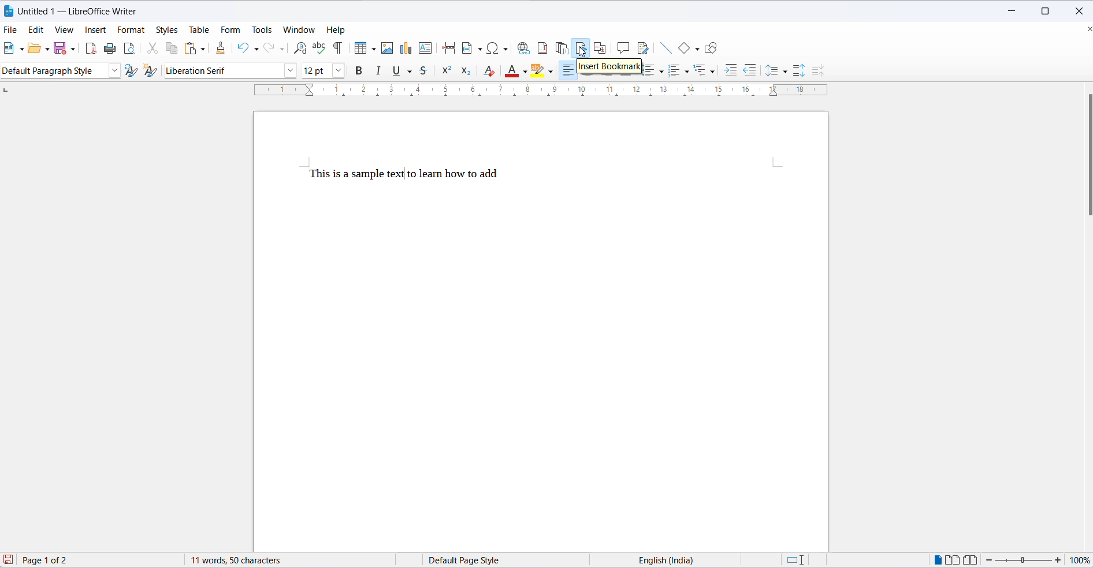  I want to click on bold, so click(359, 71).